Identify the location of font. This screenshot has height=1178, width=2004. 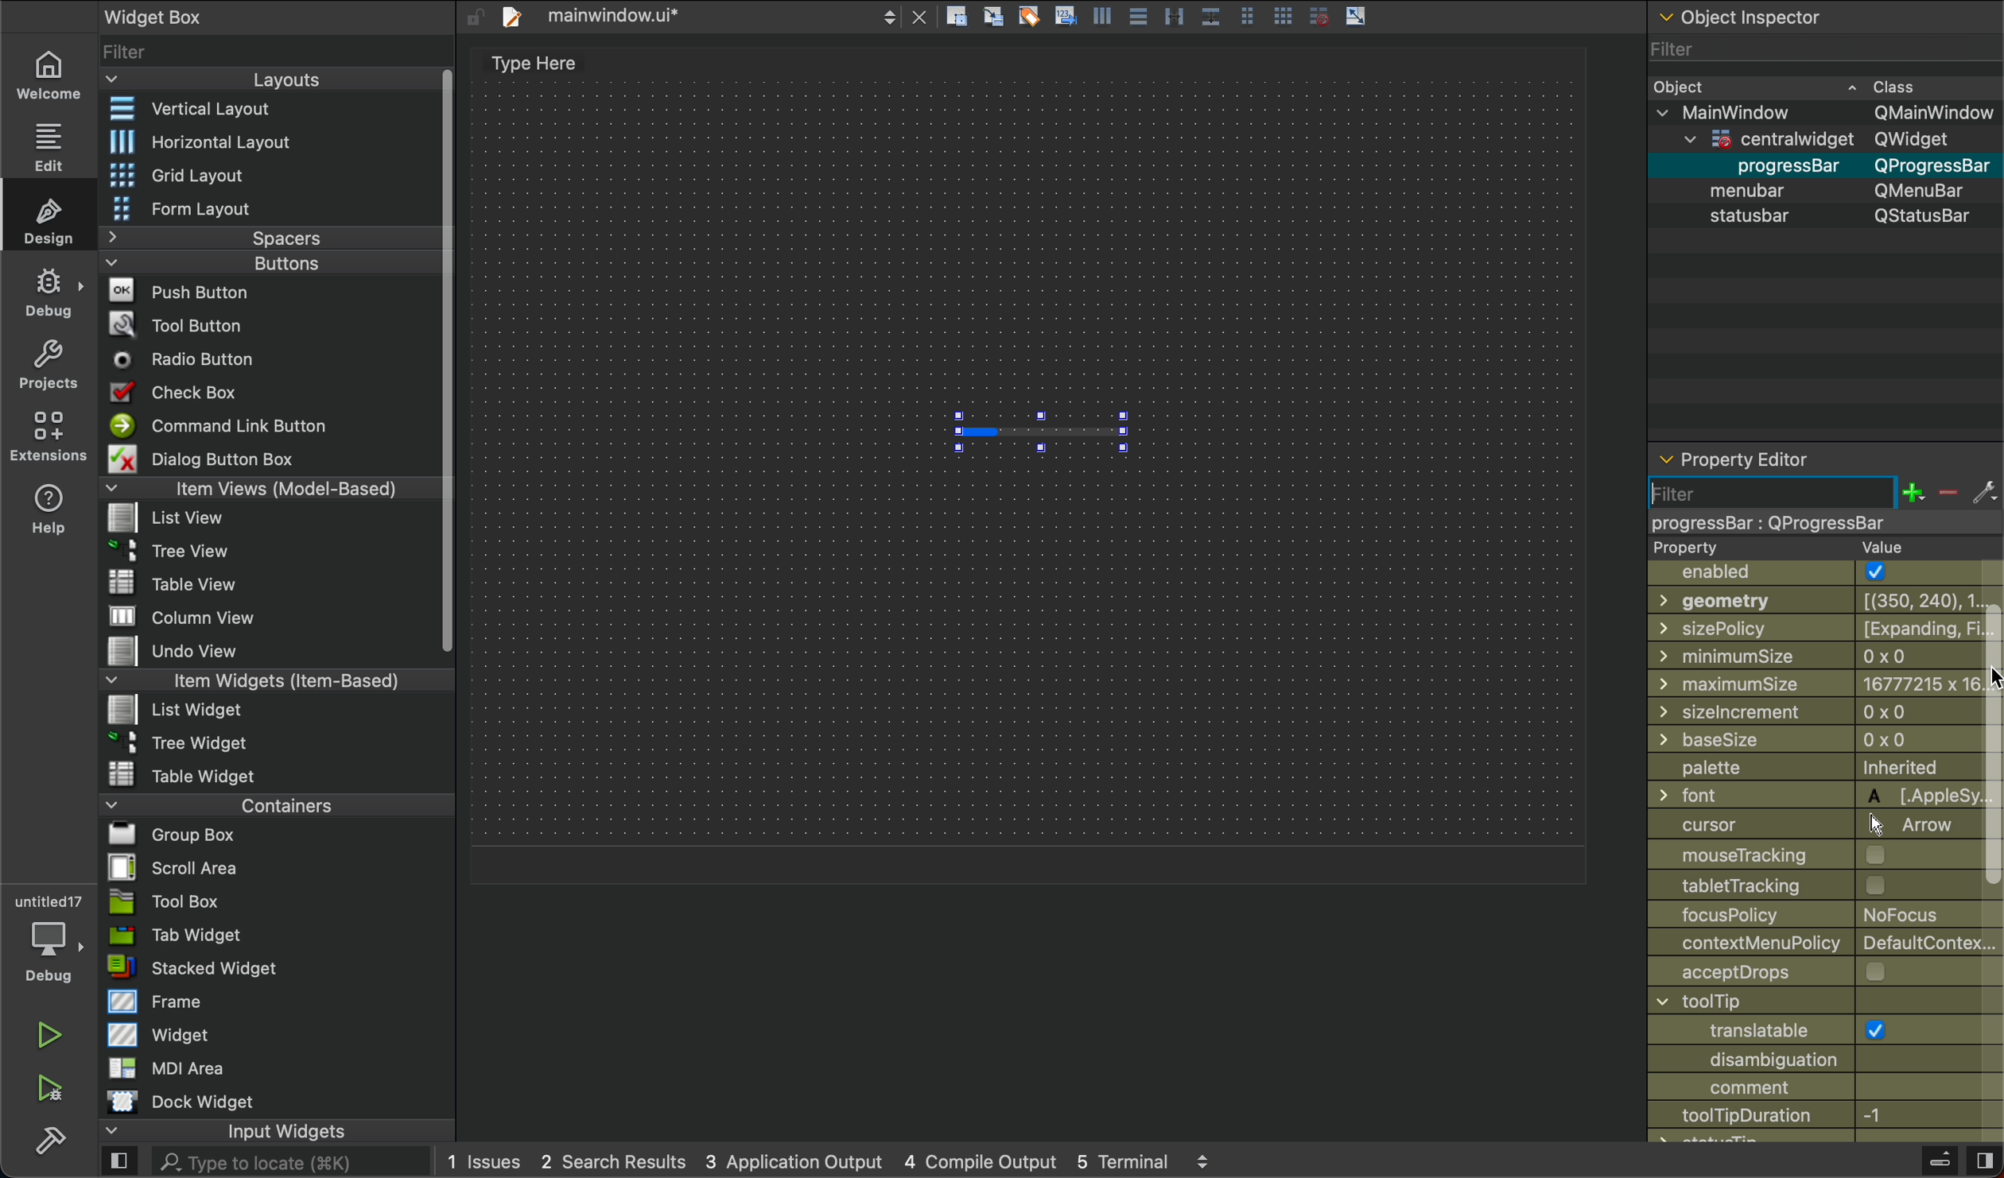
(1800, 797).